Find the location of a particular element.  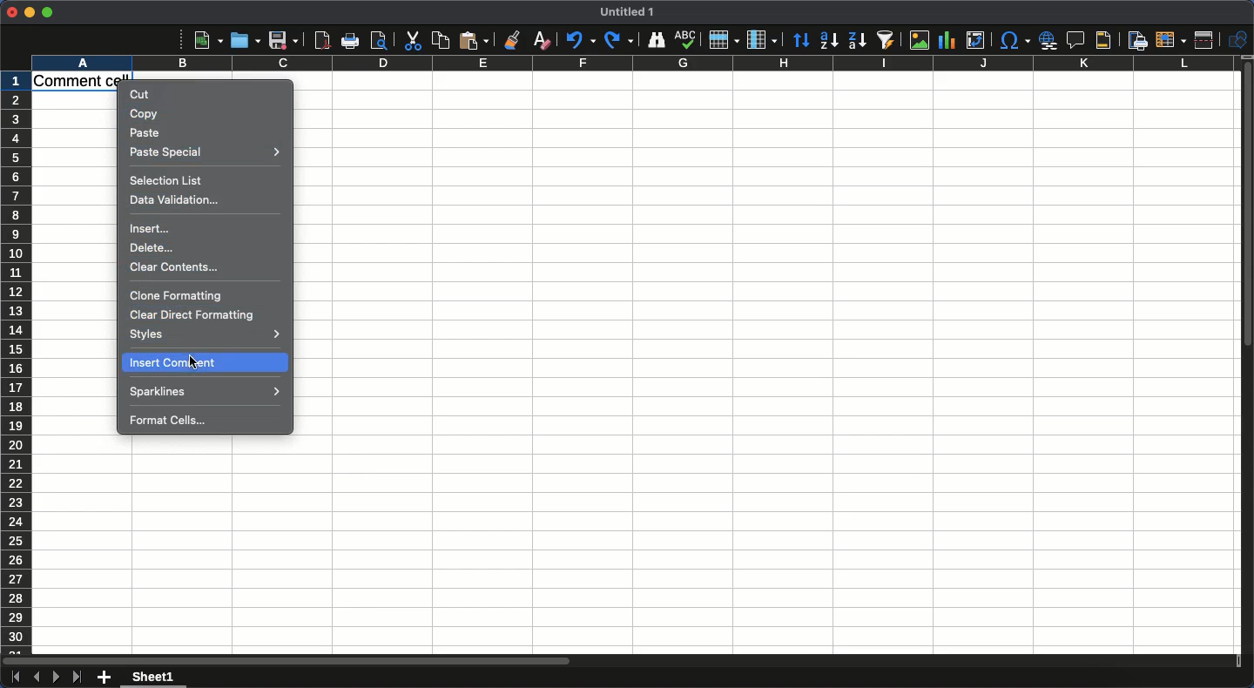

print preview is located at coordinates (381, 38).